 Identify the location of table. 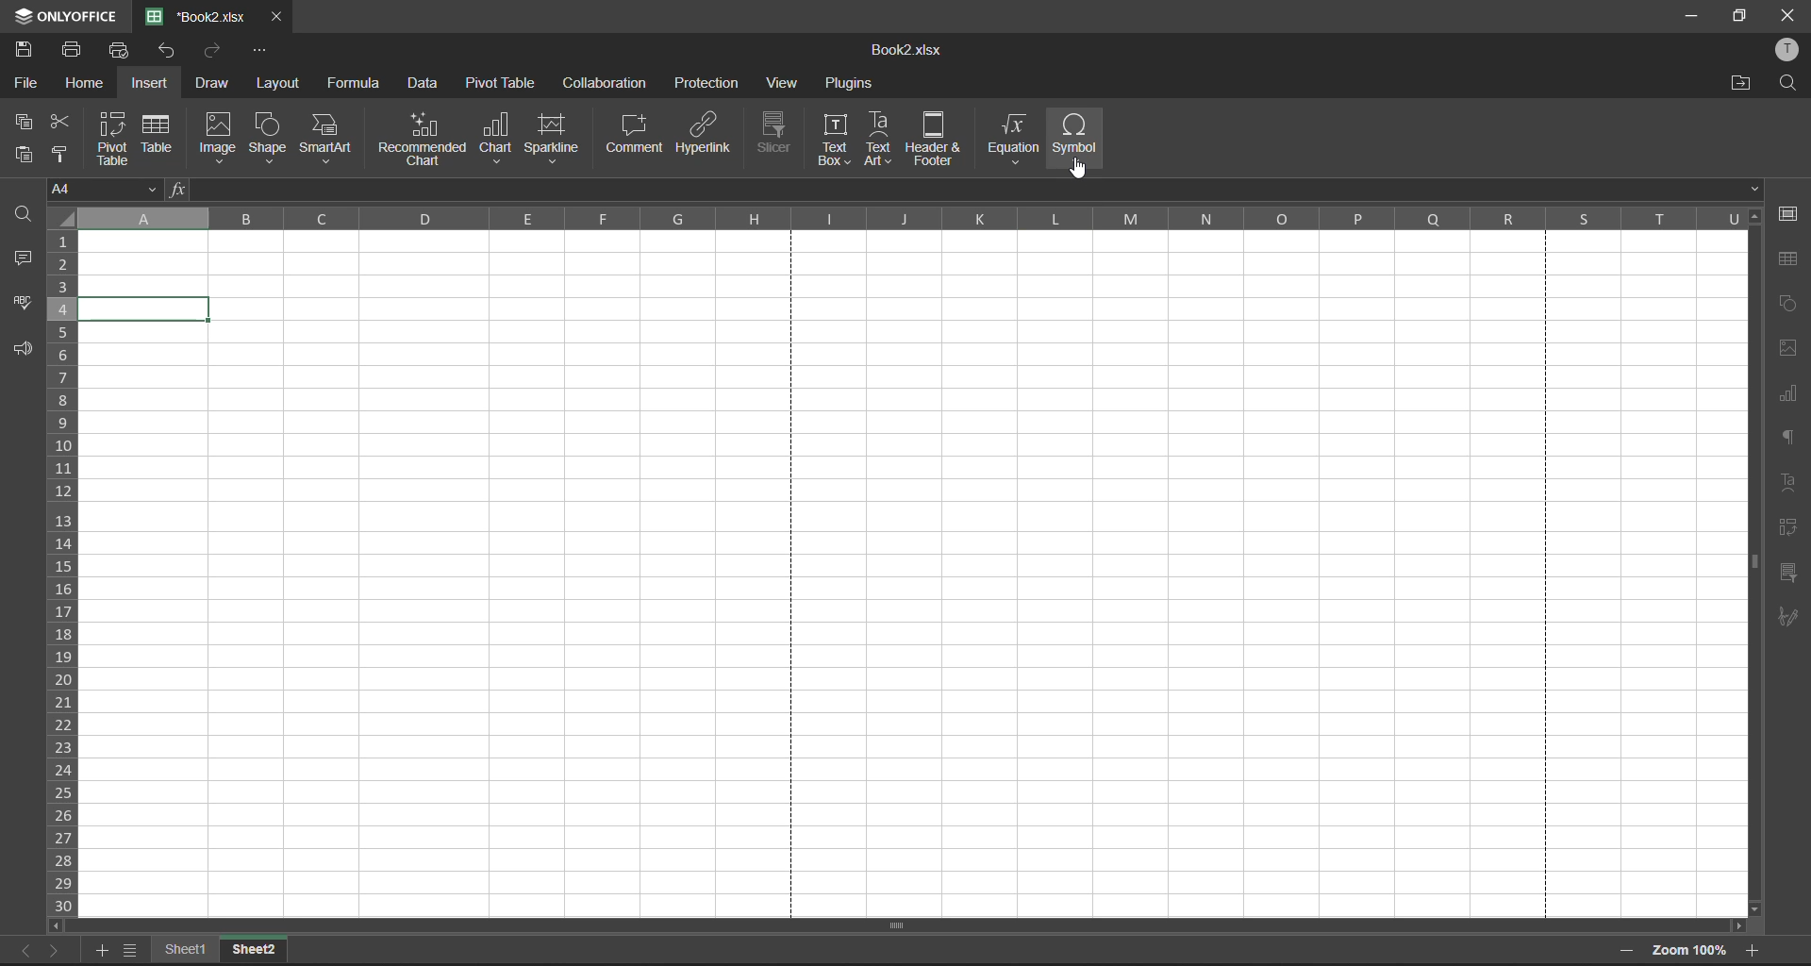
(162, 132).